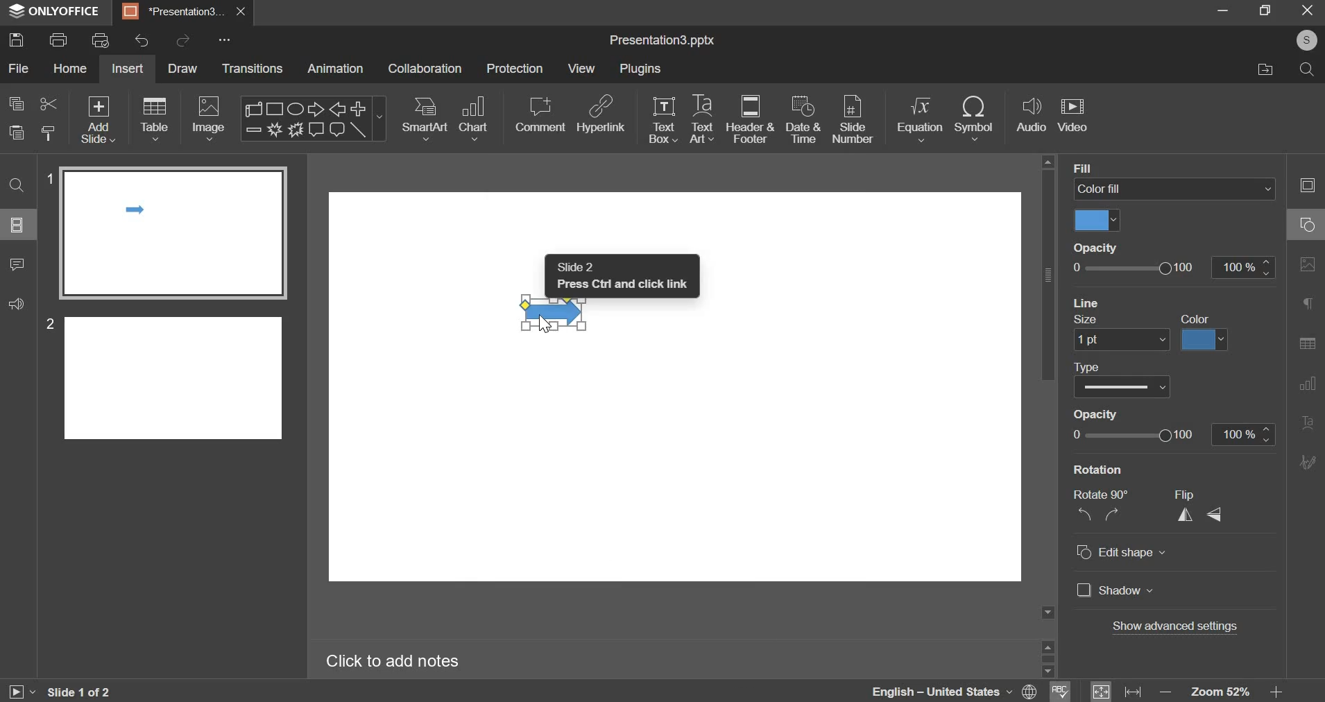 The height and width of the screenshot is (702, 1325). Describe the element at coordinates (1115, 590) in the screenshot. I see `shadow` at that location.